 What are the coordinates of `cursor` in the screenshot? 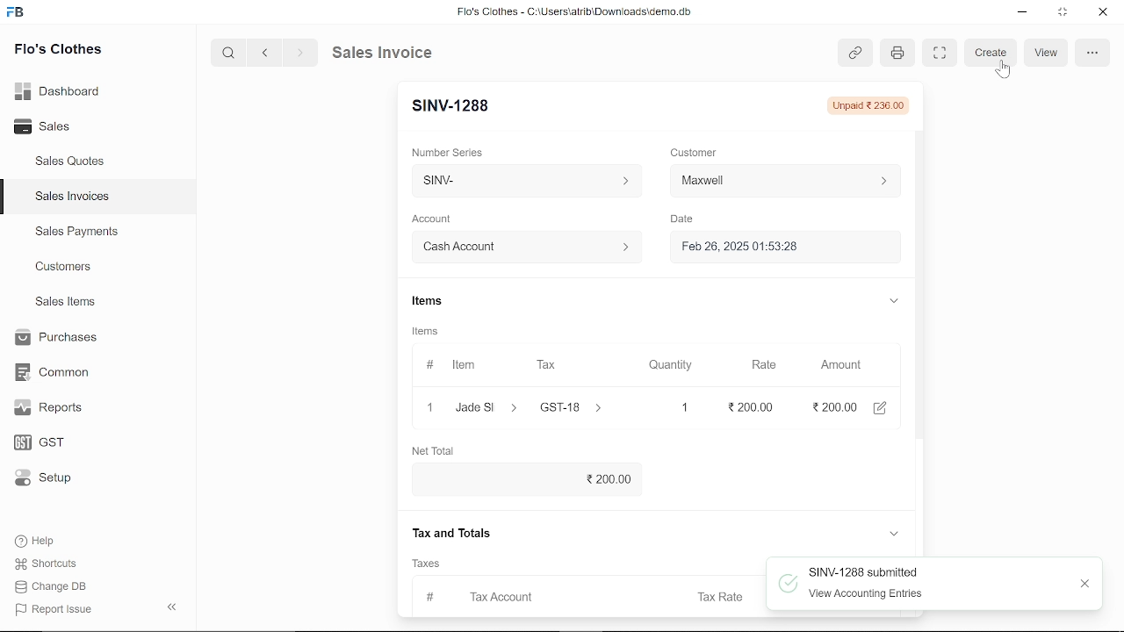 It's located at (1005, 69).